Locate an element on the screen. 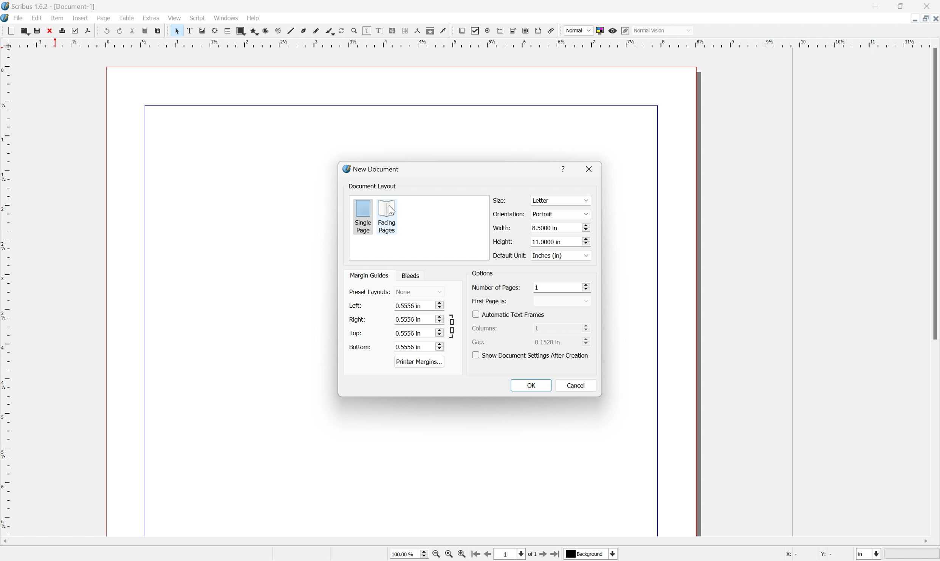 Image resolution: width=940 pixels, height=561 pixels. 11.000 in is located at coordinates (559, 241).